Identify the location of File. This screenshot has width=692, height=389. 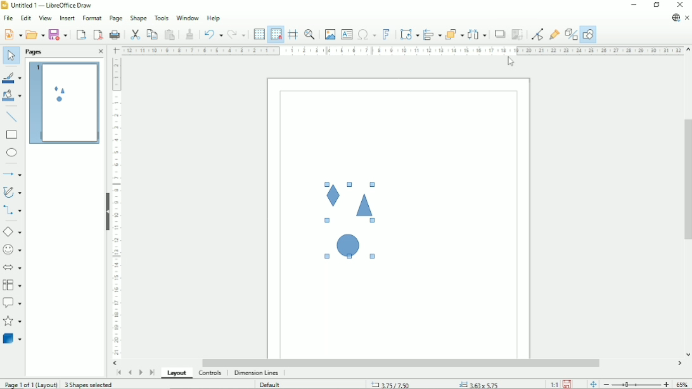
(8, 18).